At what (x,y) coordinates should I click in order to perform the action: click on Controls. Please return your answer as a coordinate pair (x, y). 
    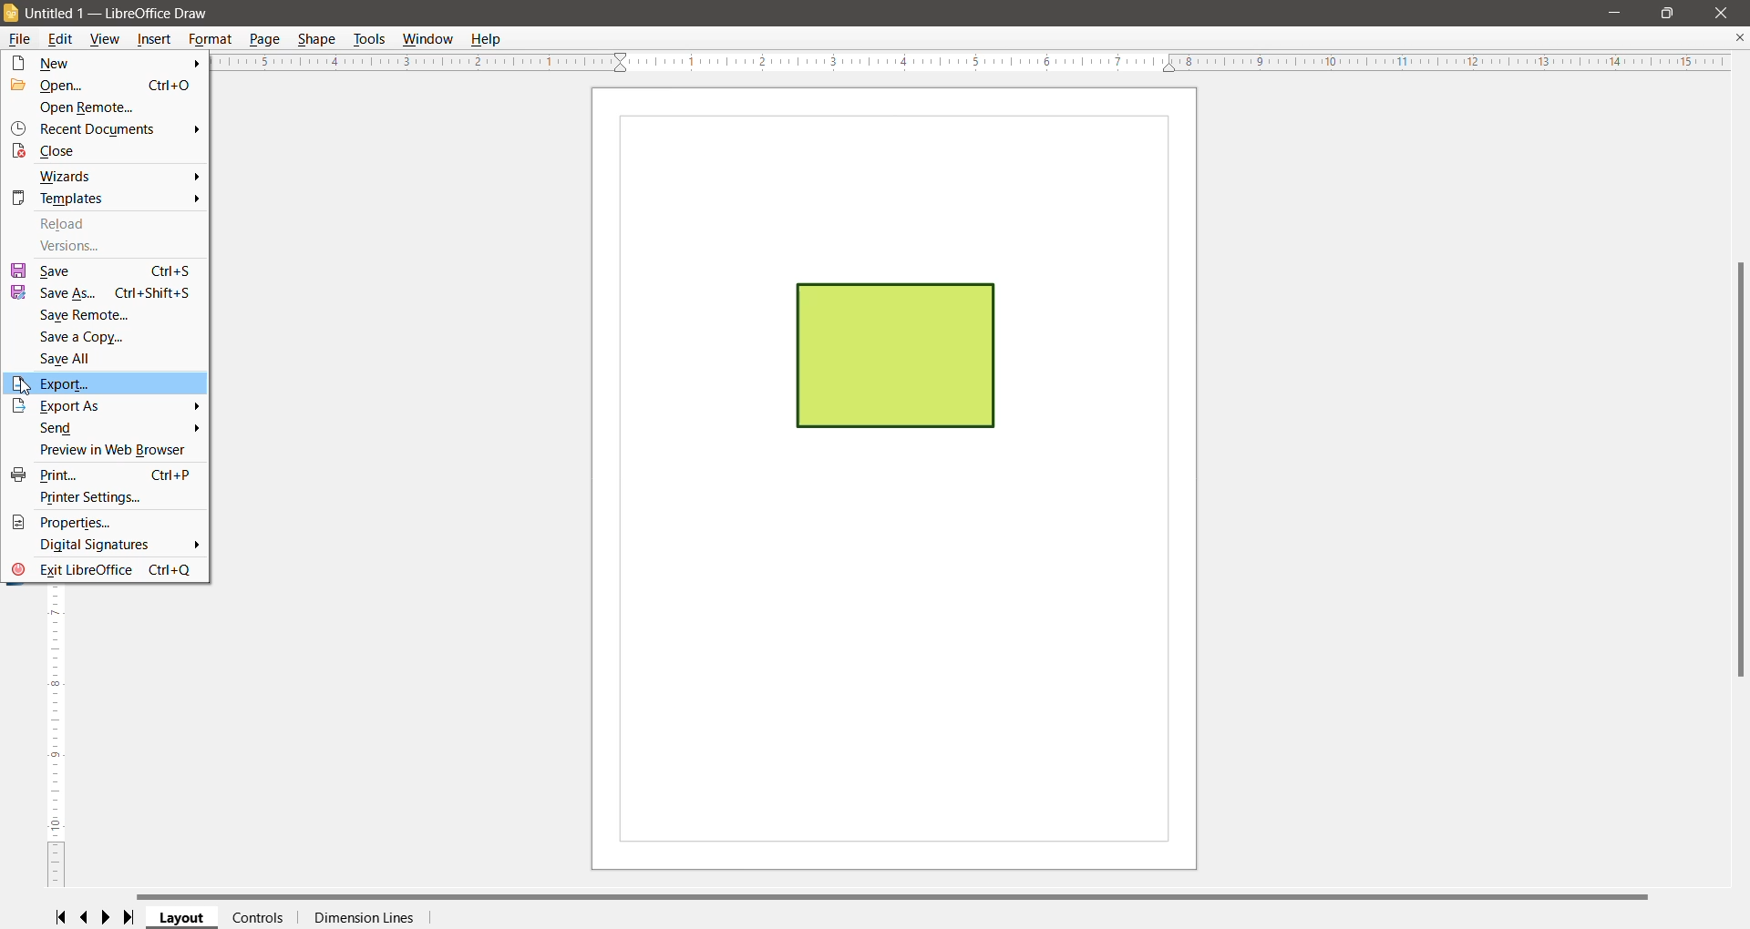
    Looking at the image, I should click on (258, 917).